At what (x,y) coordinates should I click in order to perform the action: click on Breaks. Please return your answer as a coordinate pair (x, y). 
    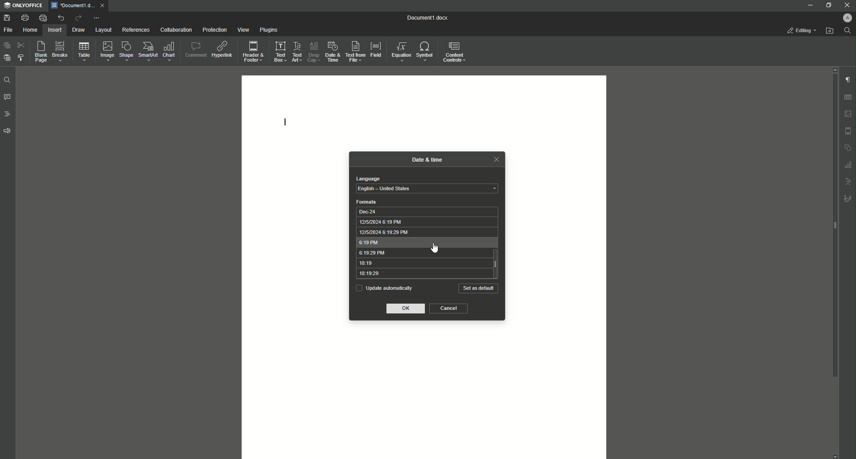
    Looking at the image, I should click on (60, 52).